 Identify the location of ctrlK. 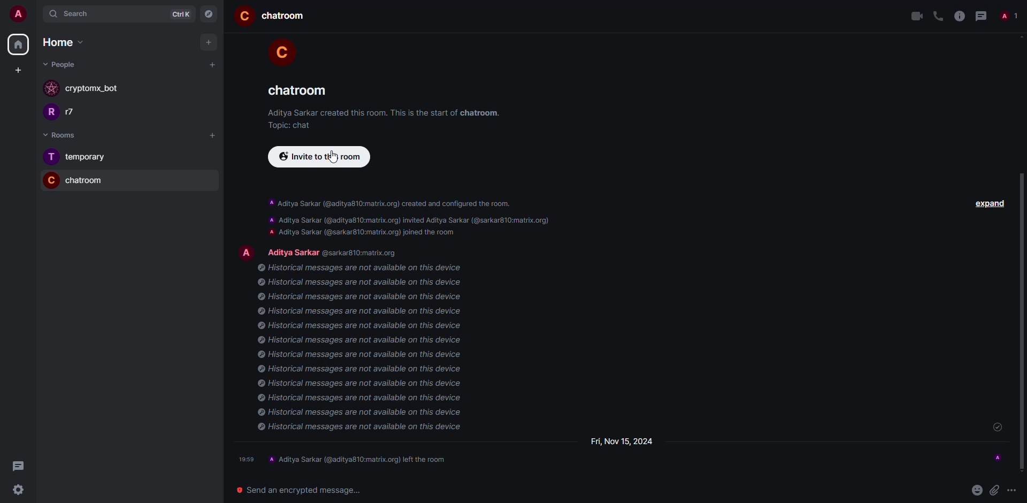
(178, 14).